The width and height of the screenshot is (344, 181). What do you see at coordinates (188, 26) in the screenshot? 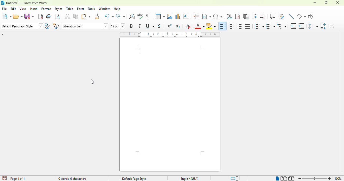
I see `clear direct formatting` at bounding box center [188, 26].